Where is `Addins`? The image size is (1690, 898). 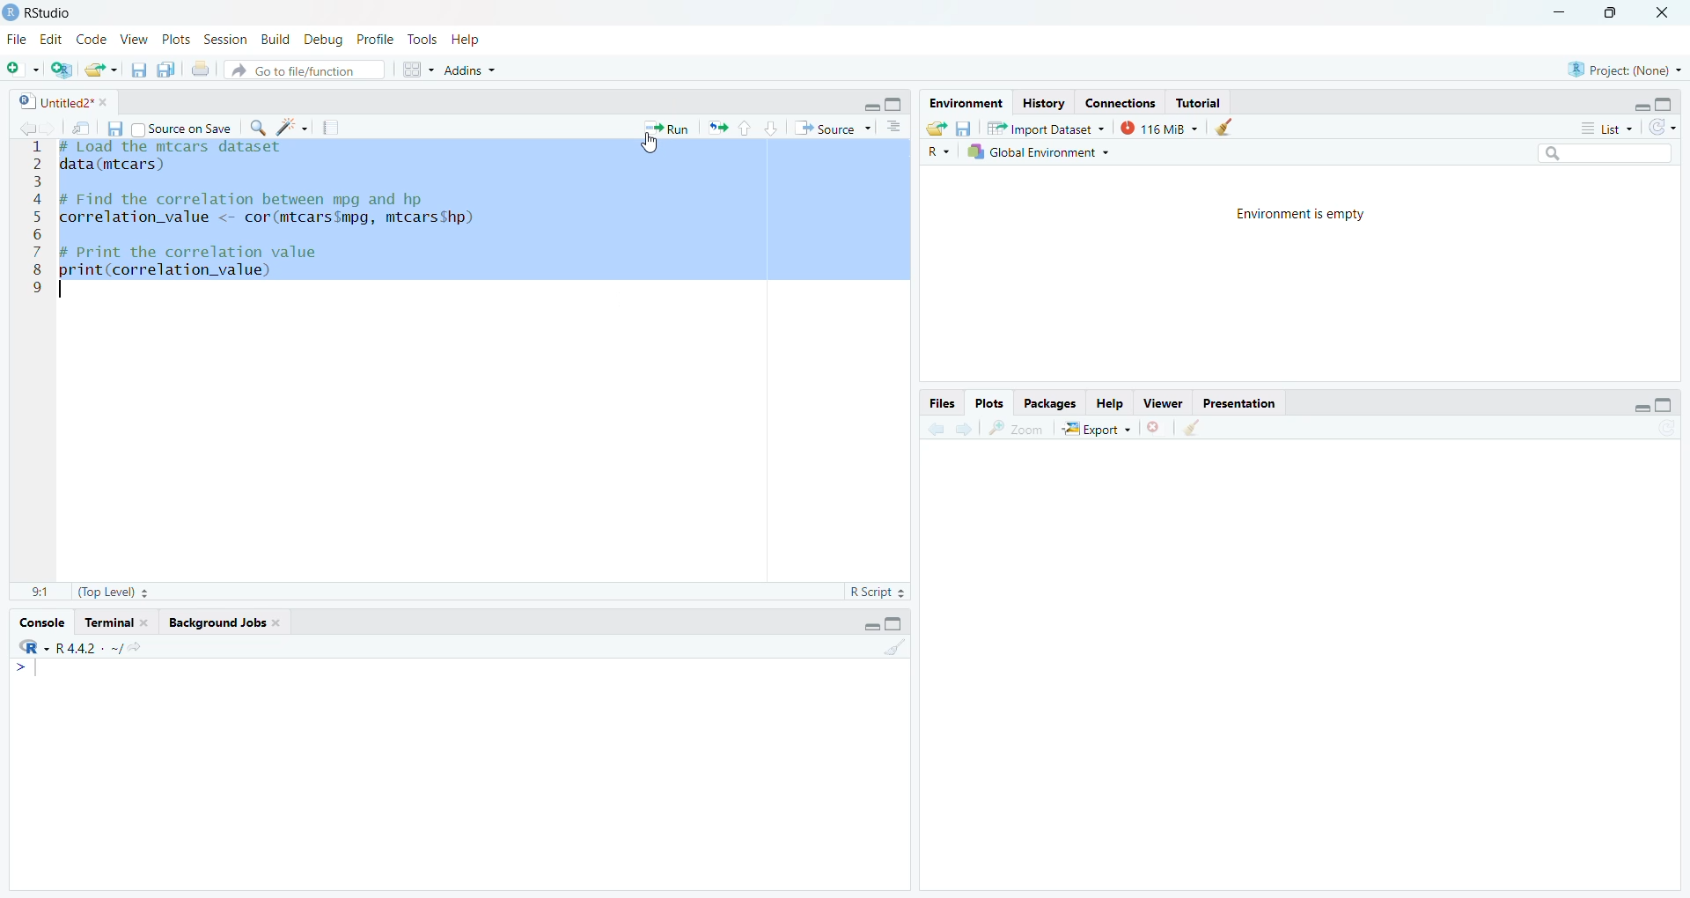
Addins is located at coordinates (473, 70).